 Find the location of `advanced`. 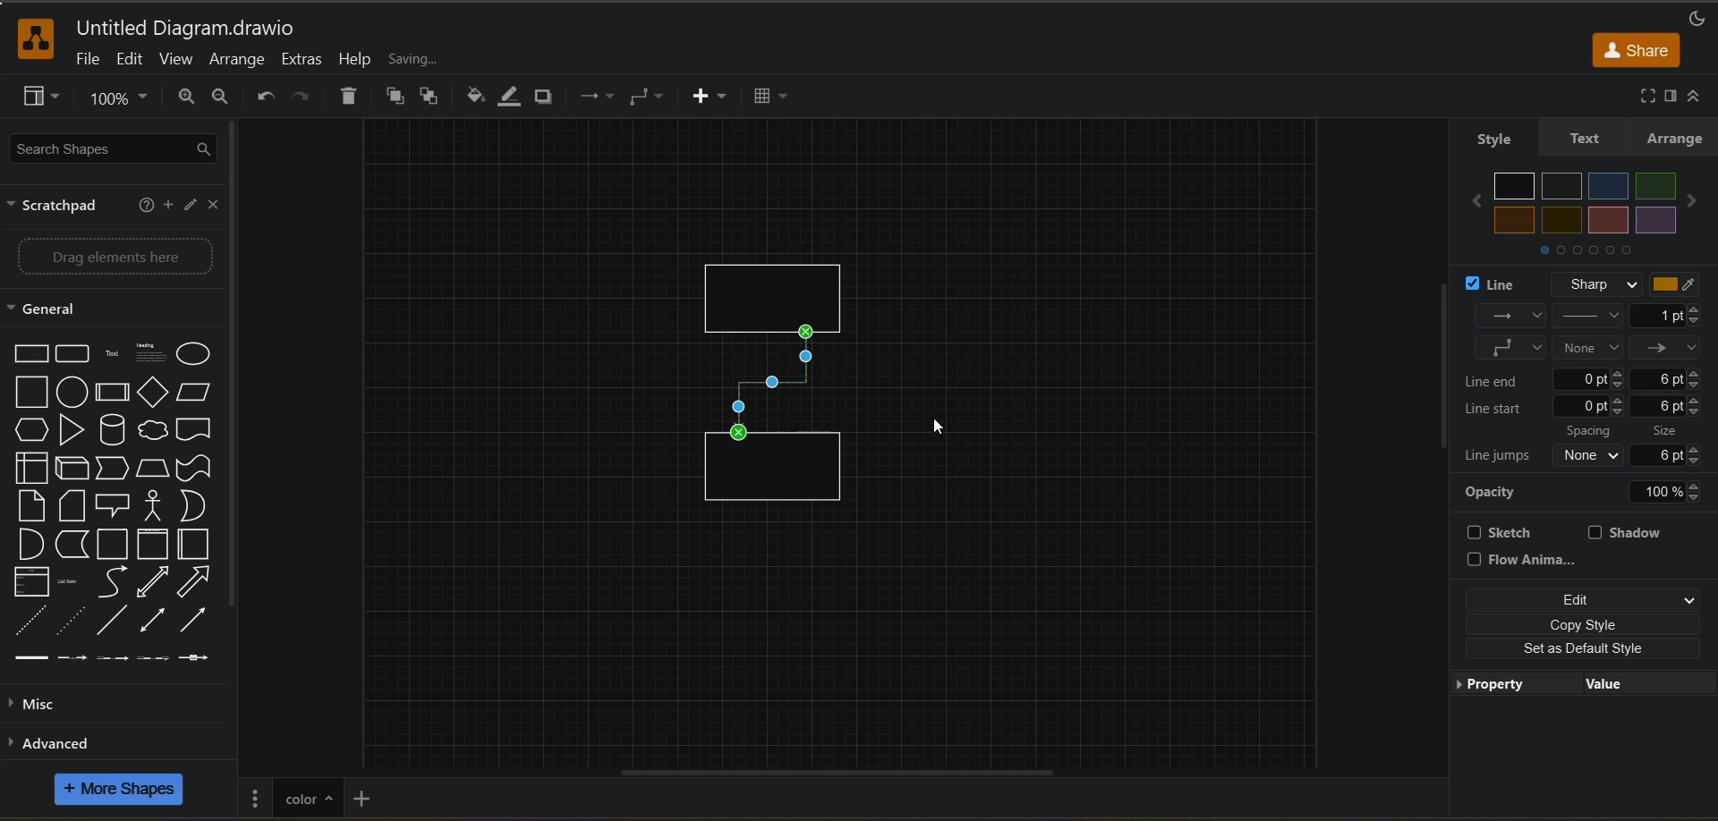

advanced is located at coordinates (77, 742).